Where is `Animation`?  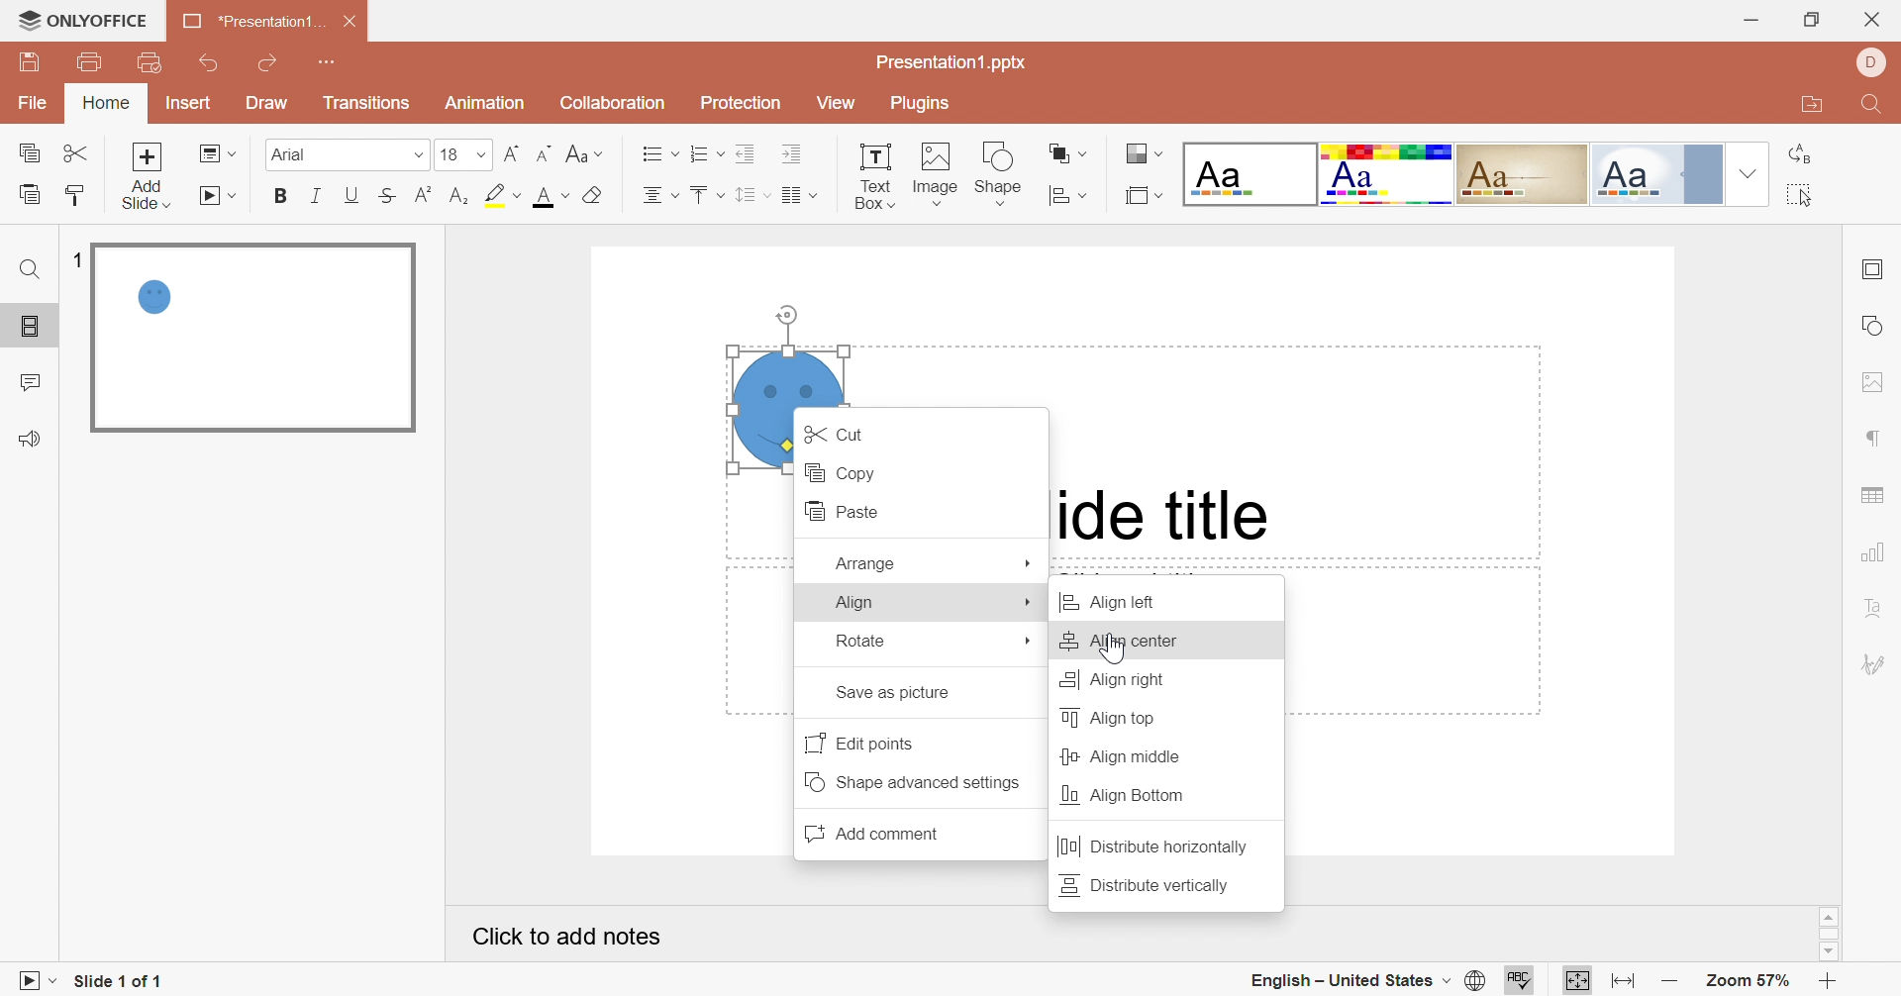 Animation is located at coordinates (483, 108).